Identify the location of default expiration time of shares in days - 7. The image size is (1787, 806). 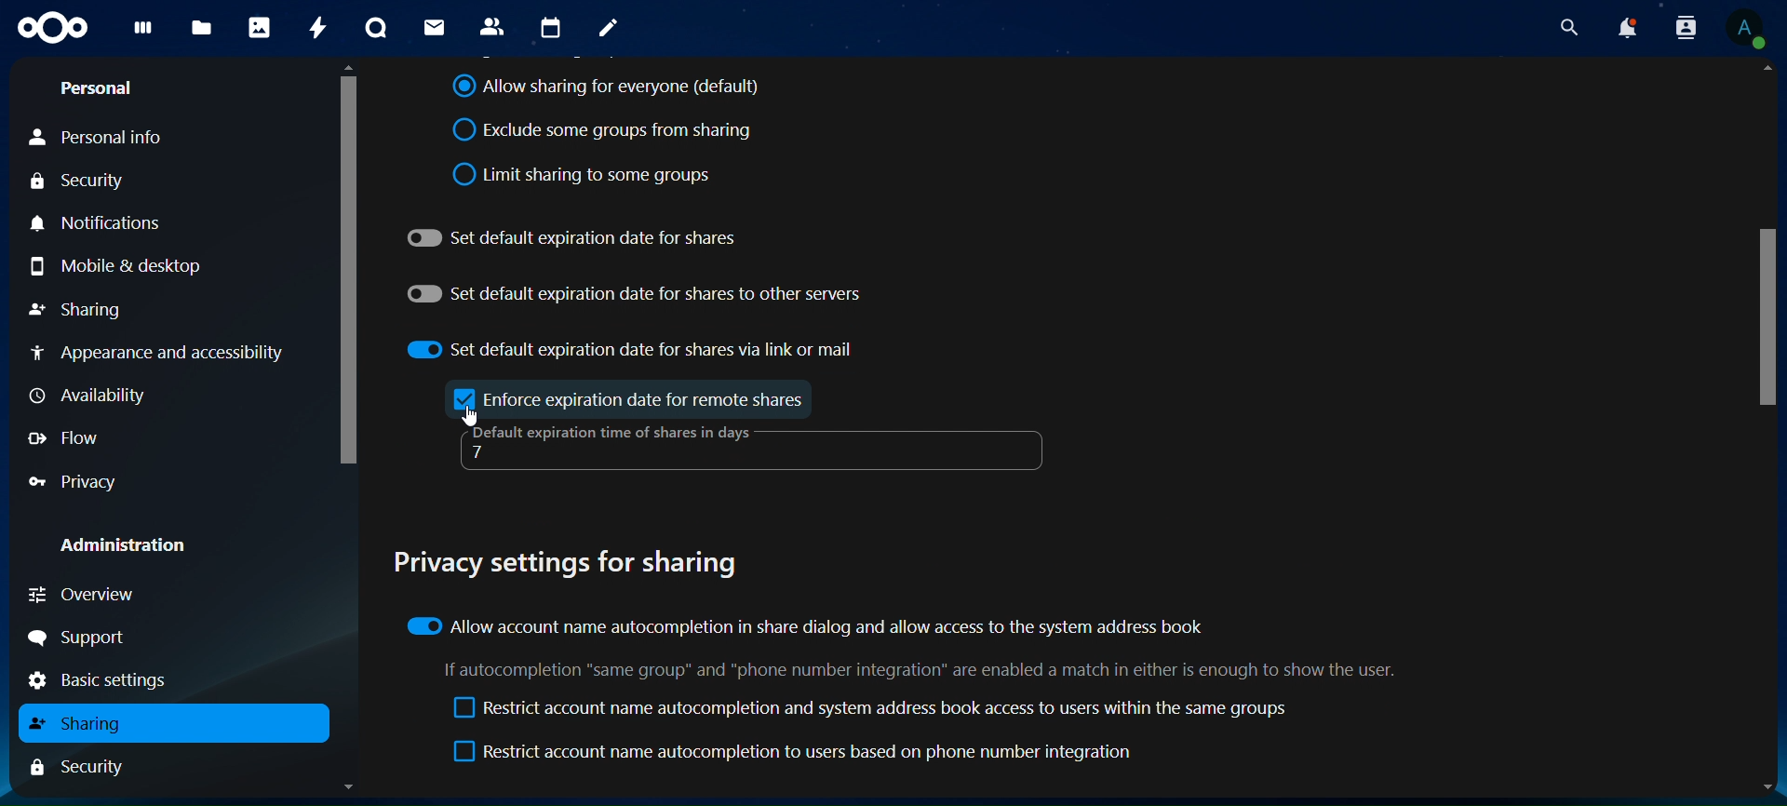
(607, 445).